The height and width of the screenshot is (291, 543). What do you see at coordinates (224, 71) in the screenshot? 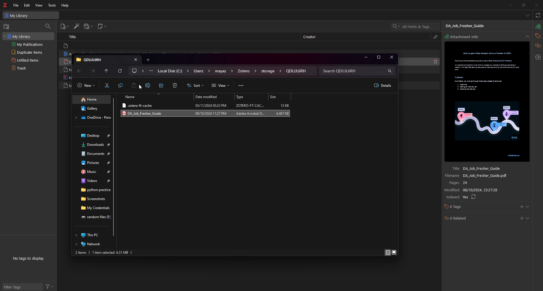
I see `folder` at bounding box center [224, 71].